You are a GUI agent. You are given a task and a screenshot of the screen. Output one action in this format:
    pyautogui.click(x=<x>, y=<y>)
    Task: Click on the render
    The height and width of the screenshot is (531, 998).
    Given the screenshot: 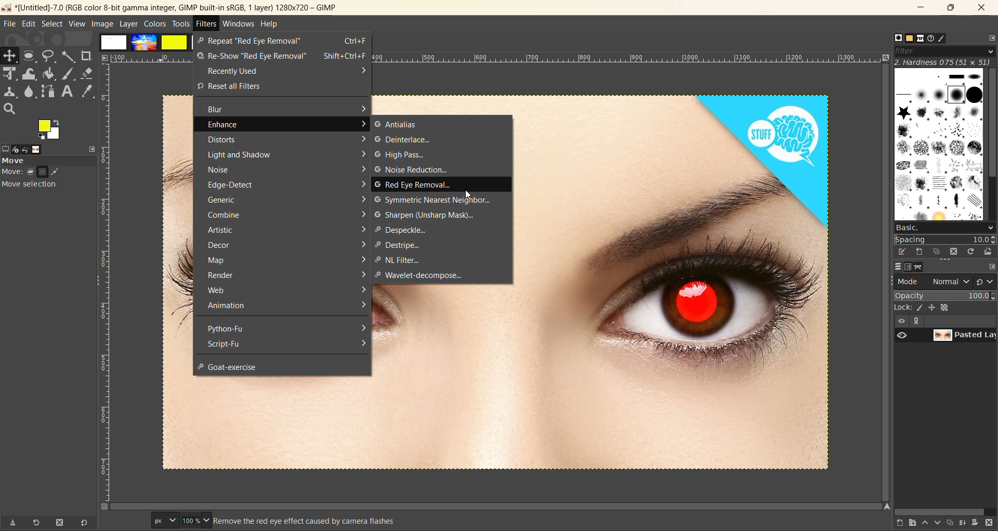 What is the action you would take?
    pyautogui.click(x=285, y=275)
    